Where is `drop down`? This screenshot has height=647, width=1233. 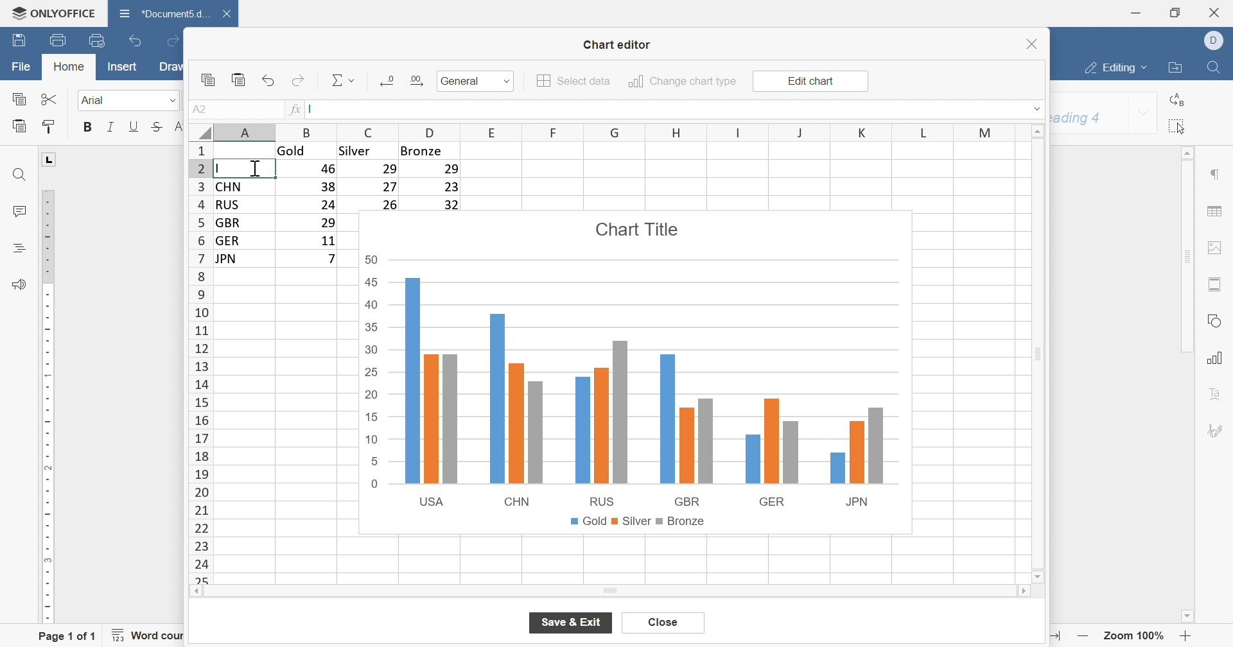
drop down is located at coordinates (172, 101).